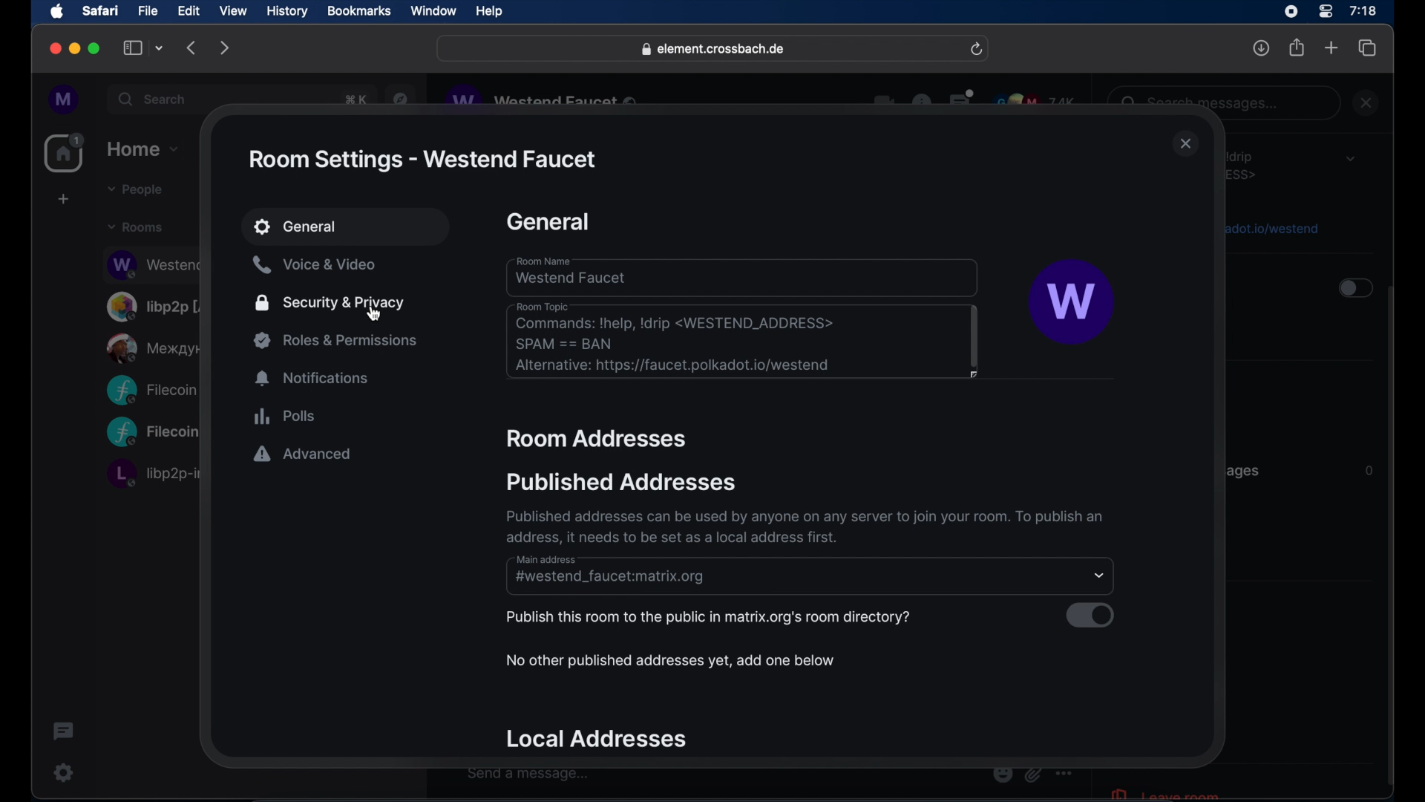 The image size is (1425, 802). I want to click on general, so click(548, 222).